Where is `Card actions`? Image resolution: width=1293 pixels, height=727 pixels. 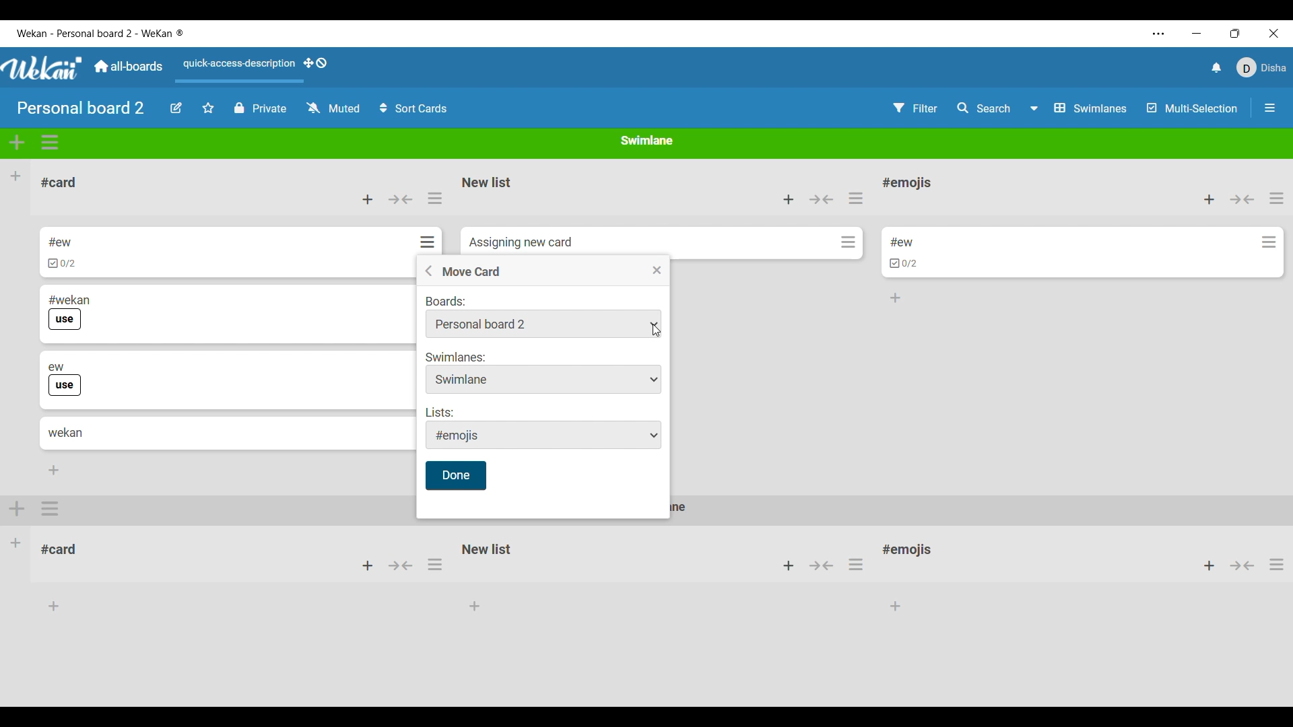
Card actions is located at coordinates (1269, 242).